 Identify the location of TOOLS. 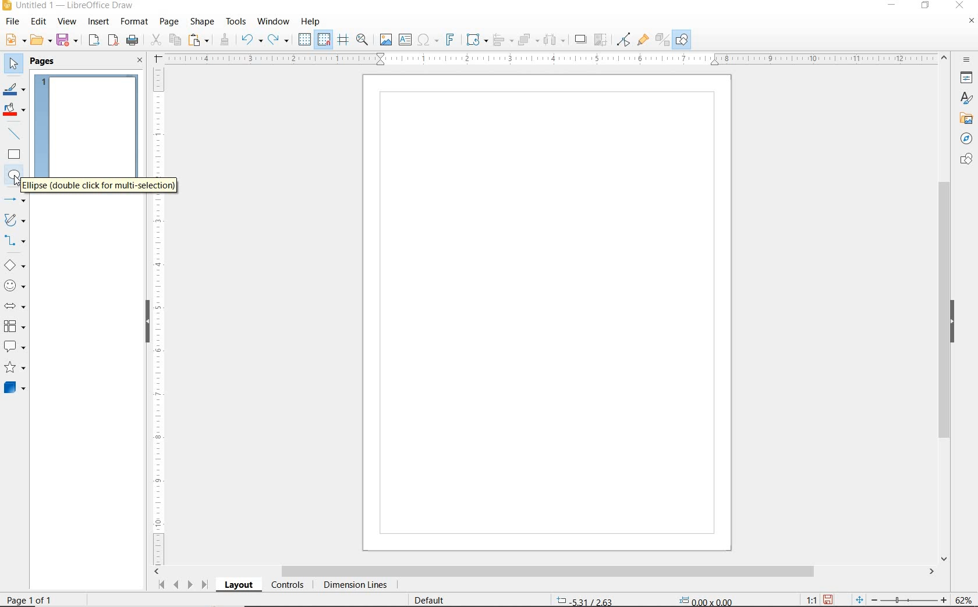
(236, 21).